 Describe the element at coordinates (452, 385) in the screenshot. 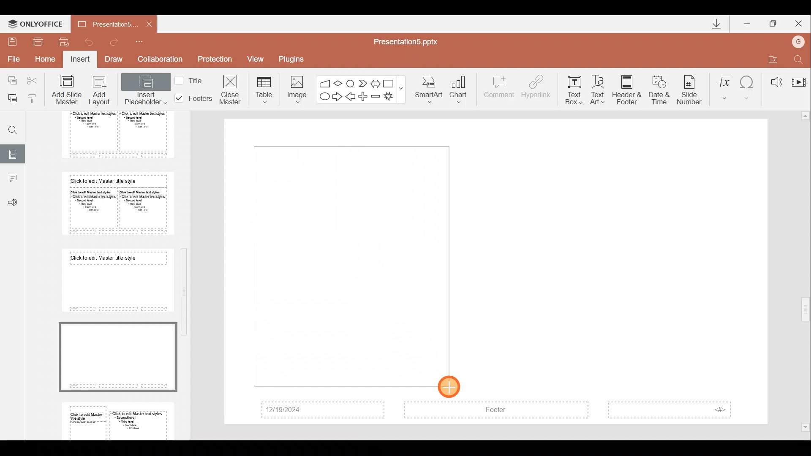

I see `Cursor on placeholder` at that location.